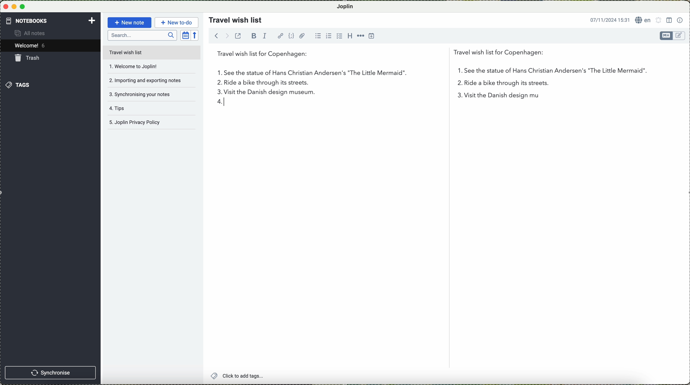  I want to click on reverse sort order, so click(196, 35).